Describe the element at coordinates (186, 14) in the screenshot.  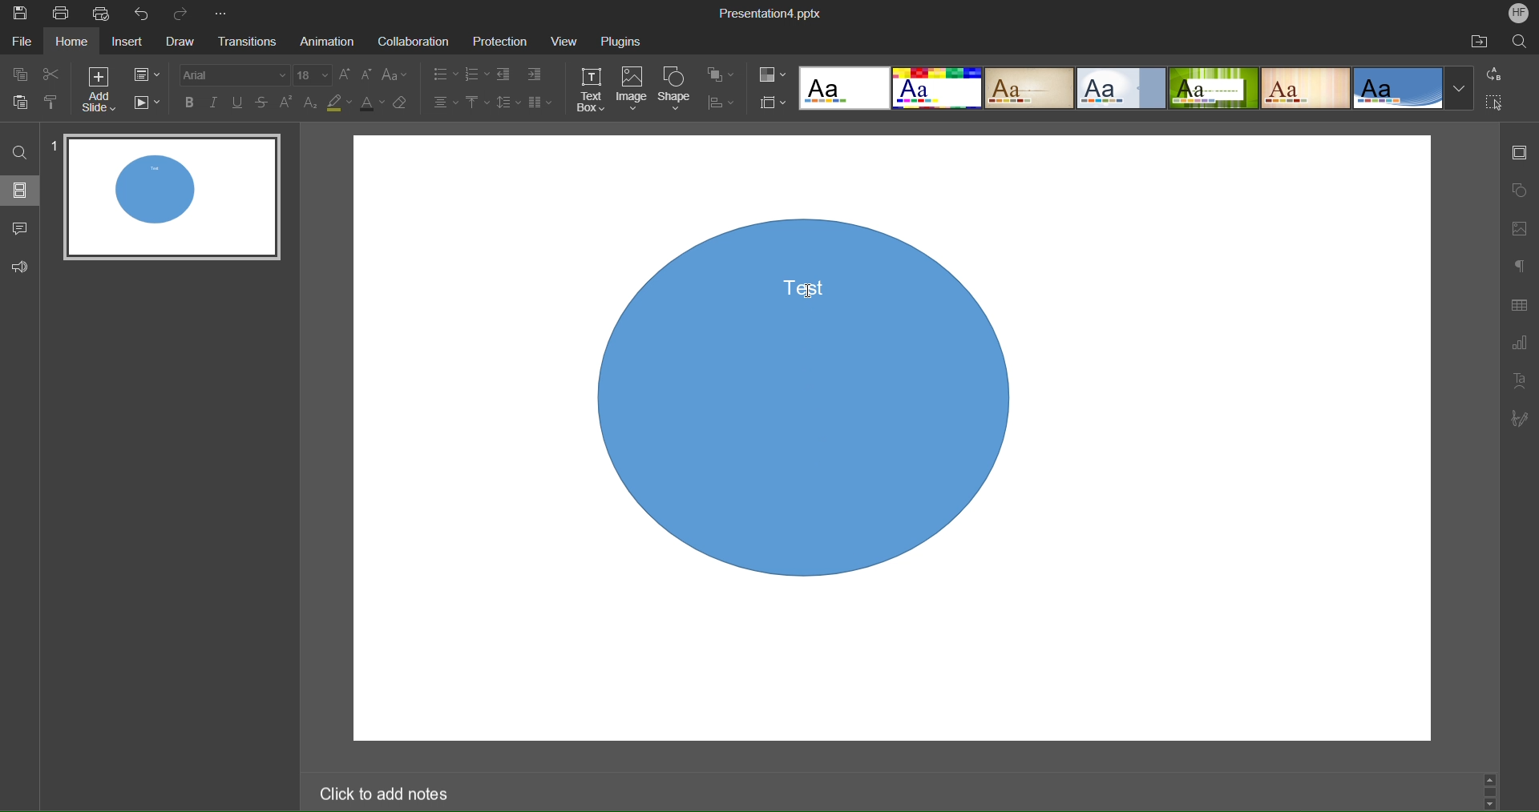
I see `Redo` at that location.